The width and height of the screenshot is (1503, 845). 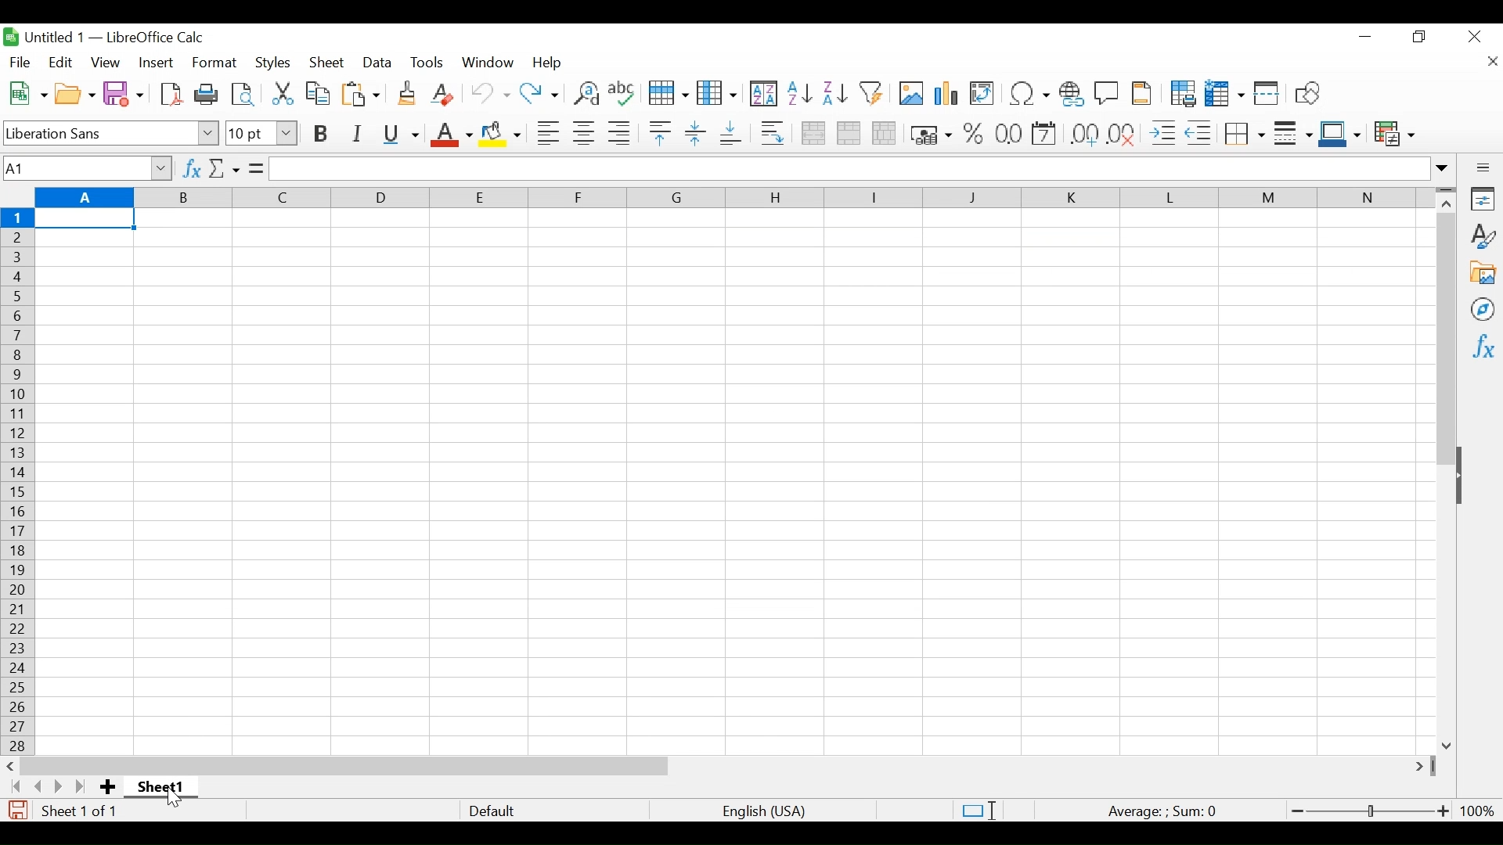 I want to click on Scroll down, so click(x=1447, y=743).